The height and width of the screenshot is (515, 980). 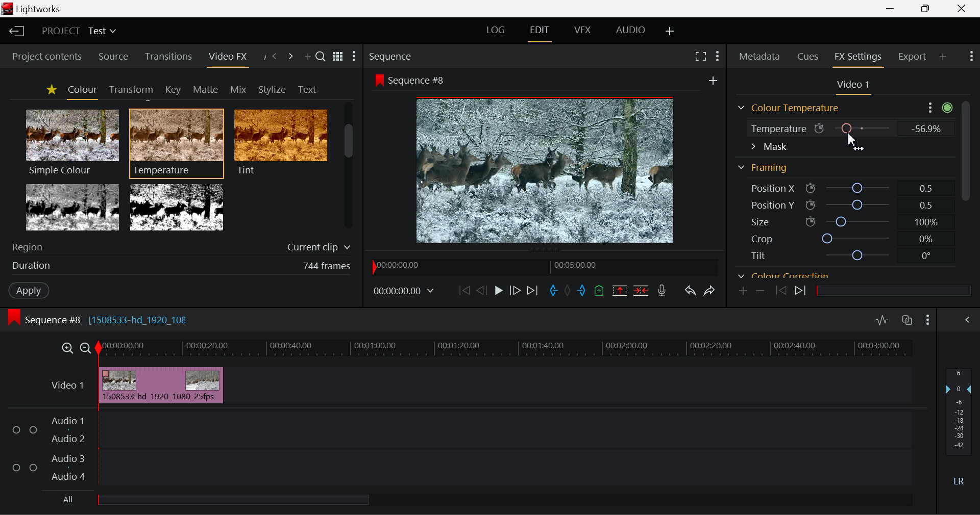 I want to click on Temperature, so click(x=864, y=127).